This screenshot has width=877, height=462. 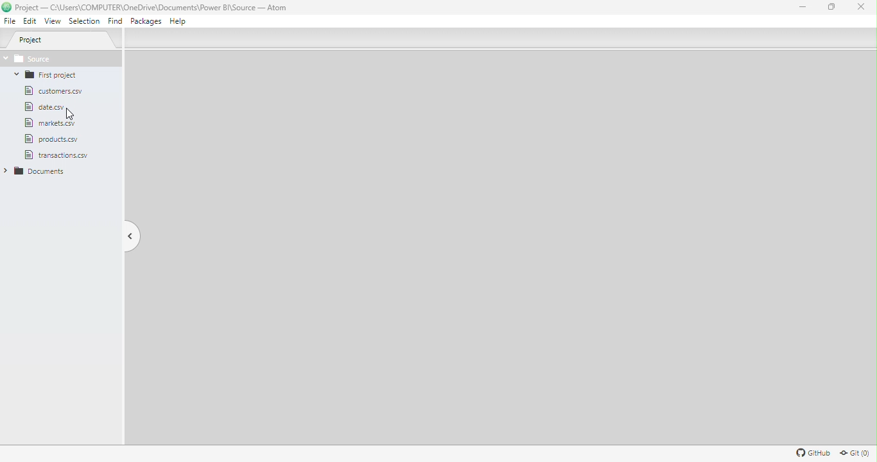 I want to click on file, so click(x=54, y=154).